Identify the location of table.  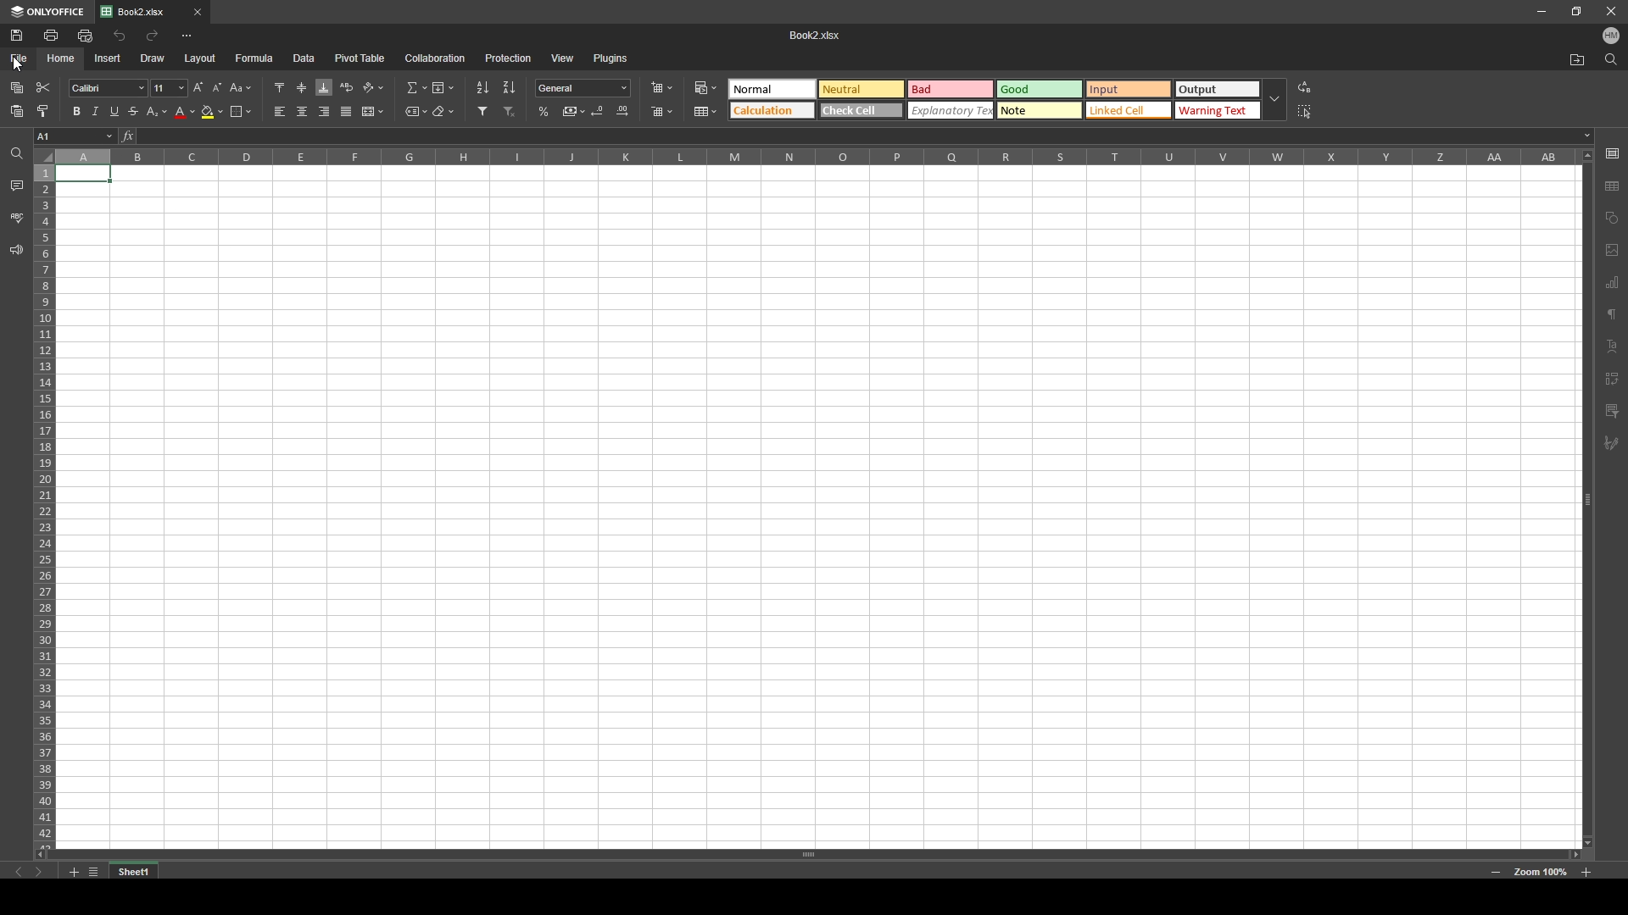
(1613, 185).